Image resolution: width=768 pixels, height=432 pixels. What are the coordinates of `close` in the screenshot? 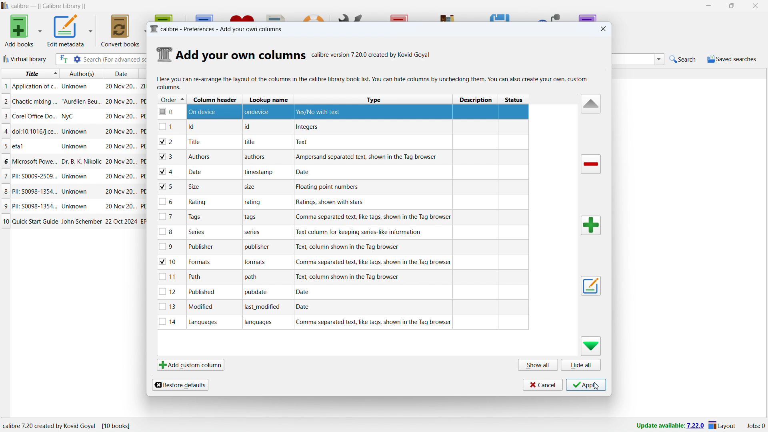 It's located at (602, 29).